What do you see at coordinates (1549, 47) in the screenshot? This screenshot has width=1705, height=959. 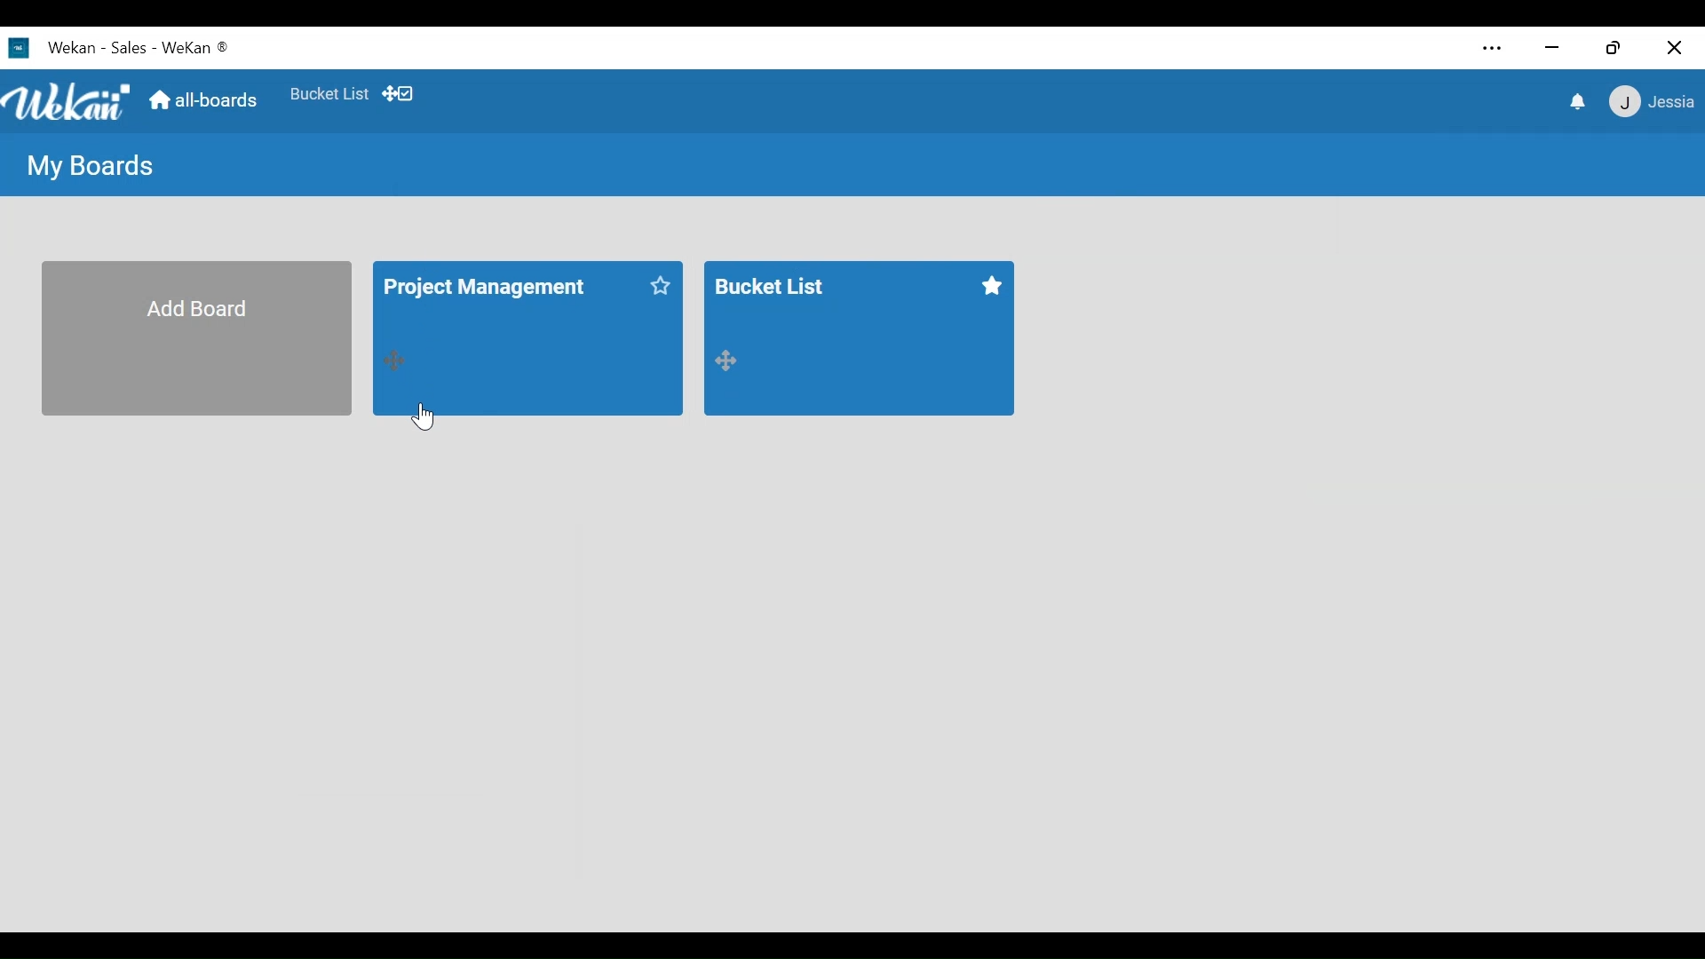 I see `minimize` at bounding box center [1549, 47].